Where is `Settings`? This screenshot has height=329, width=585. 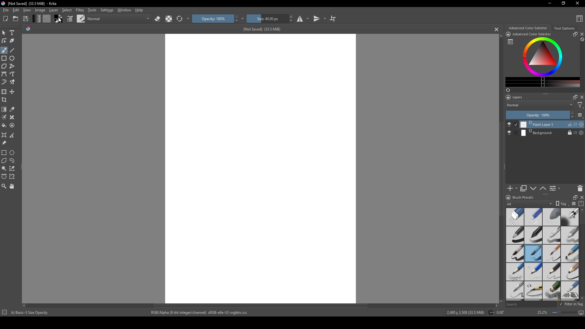 Settings is located at coordinates (107, 10).